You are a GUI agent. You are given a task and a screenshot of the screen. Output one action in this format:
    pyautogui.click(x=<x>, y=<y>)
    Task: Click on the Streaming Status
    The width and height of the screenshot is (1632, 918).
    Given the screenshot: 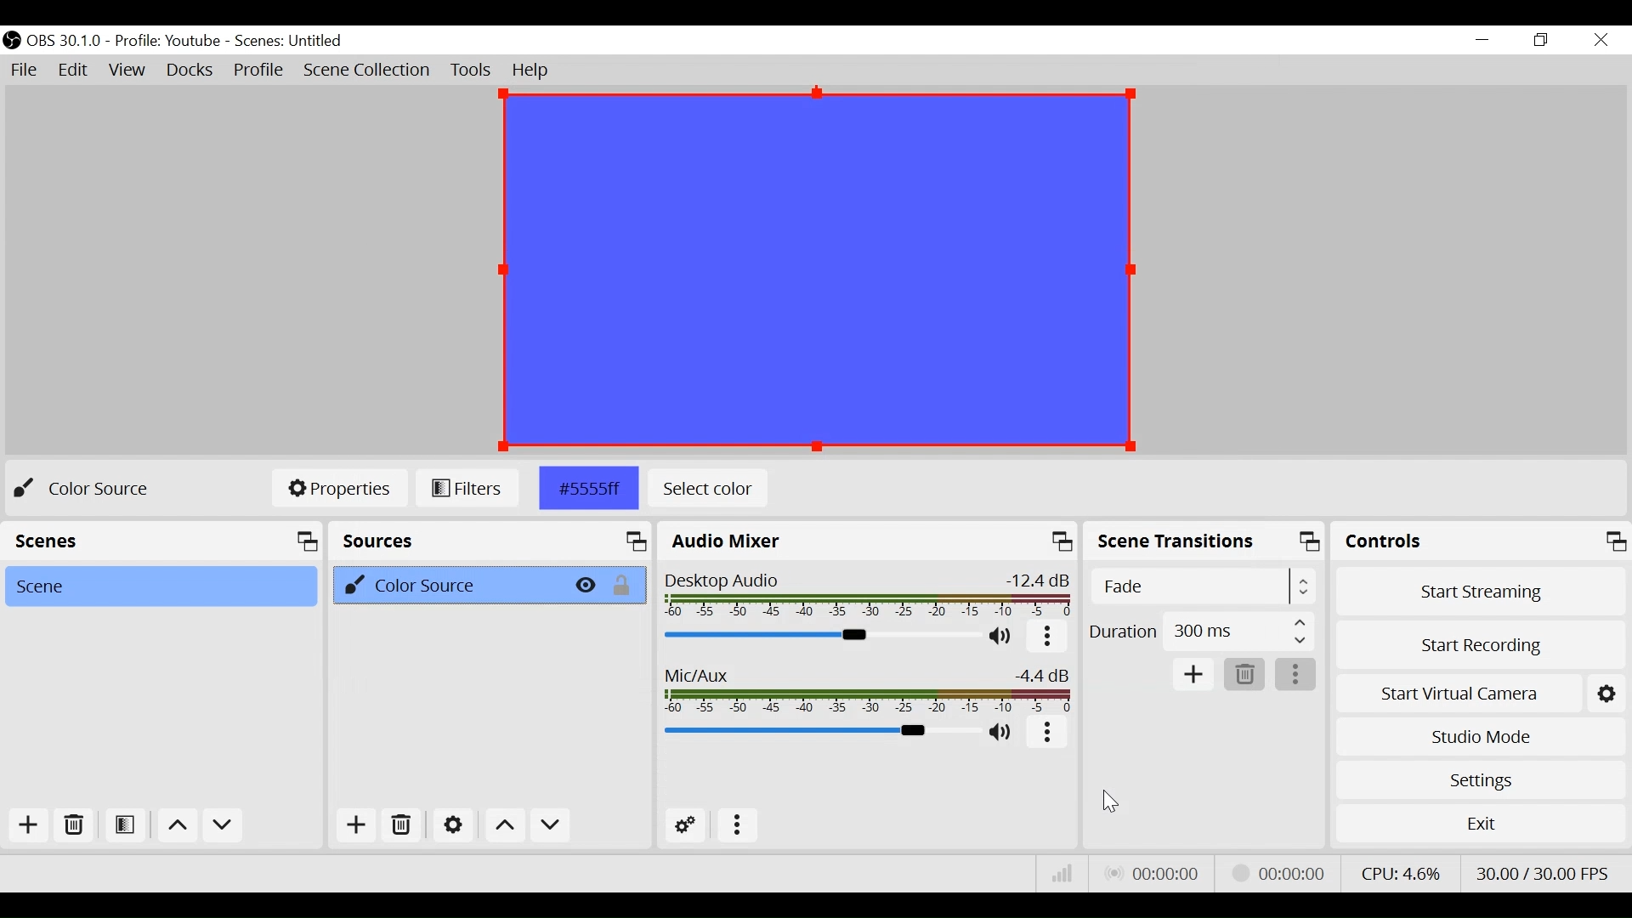 What is the action you would take?
    pyautogui.click(x=1278, y=873)
    